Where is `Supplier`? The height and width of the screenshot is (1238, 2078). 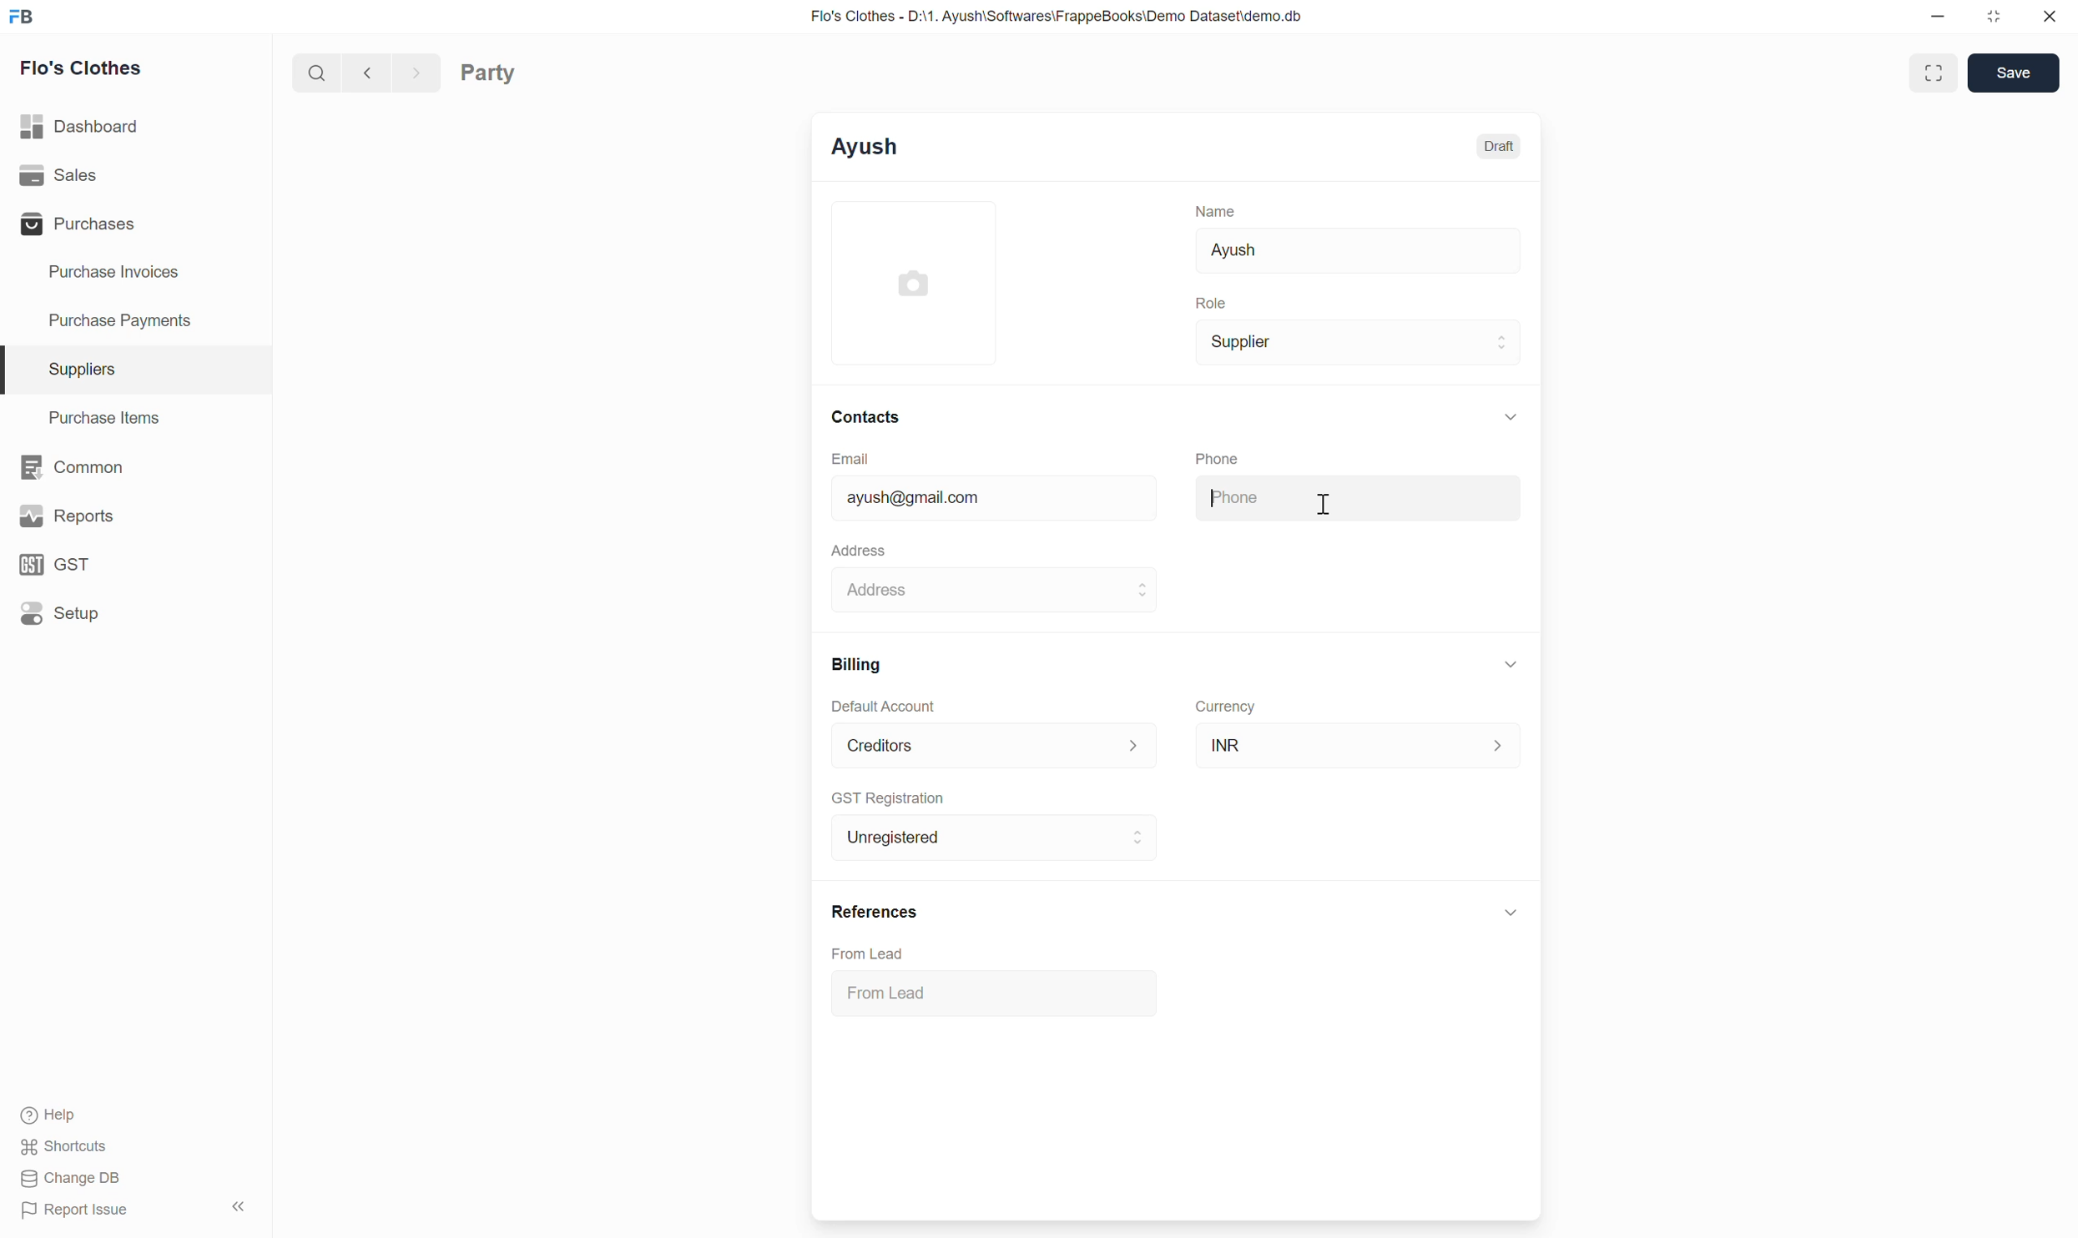
Supplier is located at coordinates (1358, 342).